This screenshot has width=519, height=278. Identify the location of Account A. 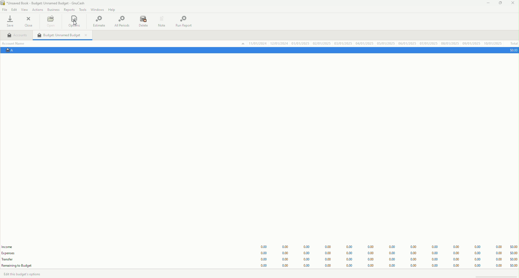
(12, 51).